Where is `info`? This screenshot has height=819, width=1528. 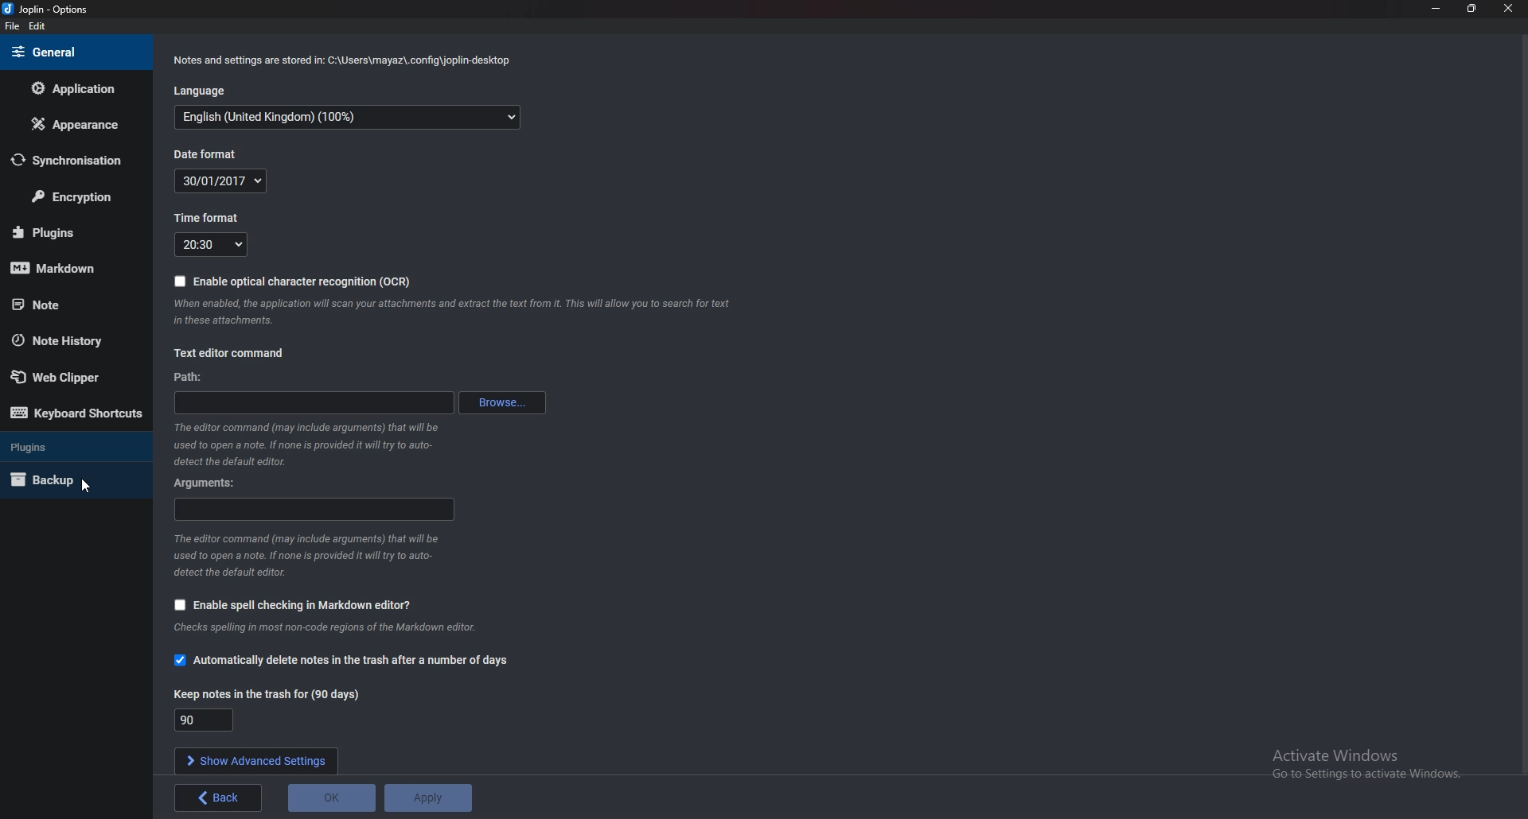
info is located at coordinates (348, 60).